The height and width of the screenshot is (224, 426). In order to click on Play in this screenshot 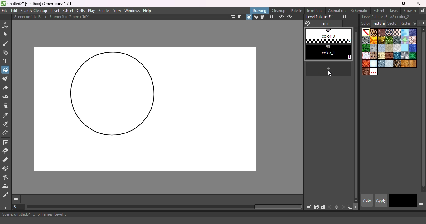, I will do `click(92, 10)`.